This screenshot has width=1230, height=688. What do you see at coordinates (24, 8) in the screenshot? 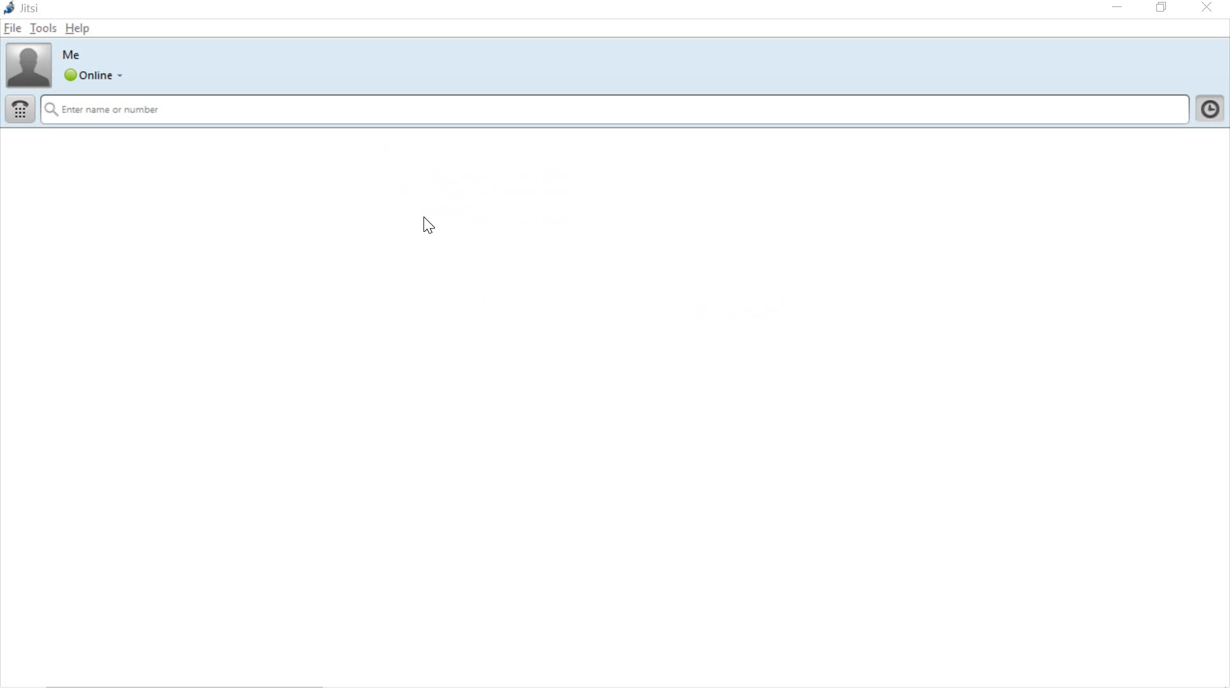
I see `system name` at bounding box center [24, 8].